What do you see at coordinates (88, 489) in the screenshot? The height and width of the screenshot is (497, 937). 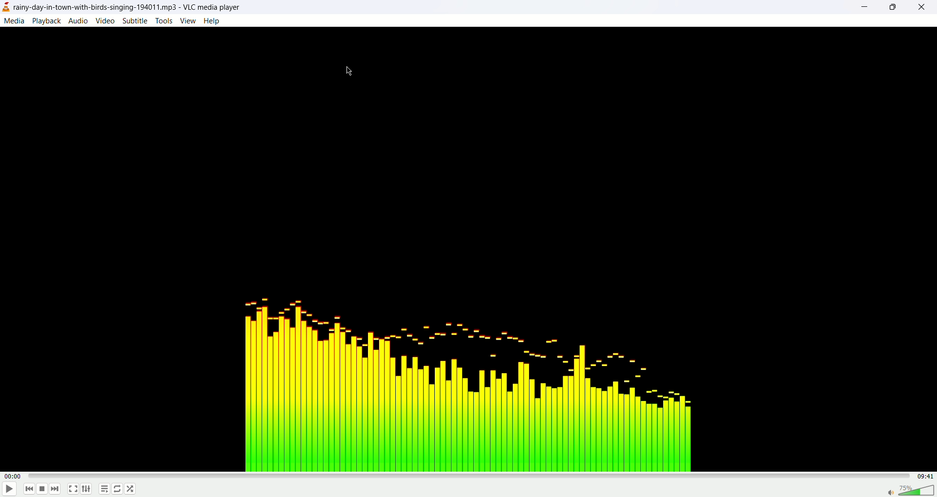 I see `extended settings` at bounding box center [88, 489].